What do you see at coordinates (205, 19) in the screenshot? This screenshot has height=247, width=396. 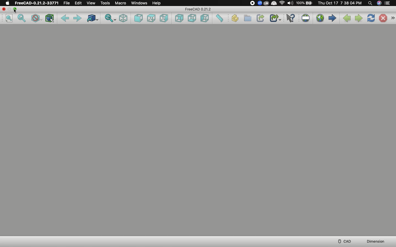 I see `Left` at bounding box center [205, 19].